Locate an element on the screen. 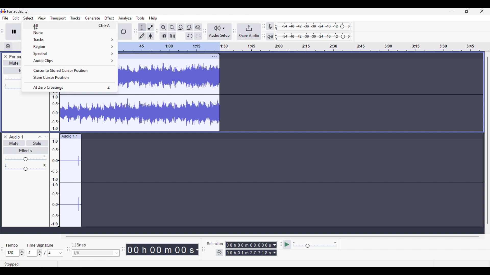  Pan slider is located at coordinates (12, 87).